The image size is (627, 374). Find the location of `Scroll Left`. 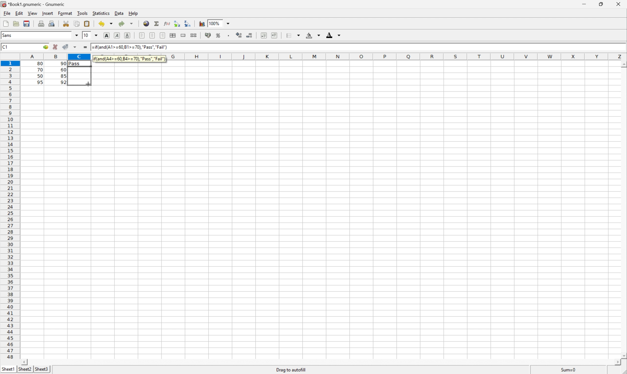

Scroll Left is located at coordinates (26, 360).